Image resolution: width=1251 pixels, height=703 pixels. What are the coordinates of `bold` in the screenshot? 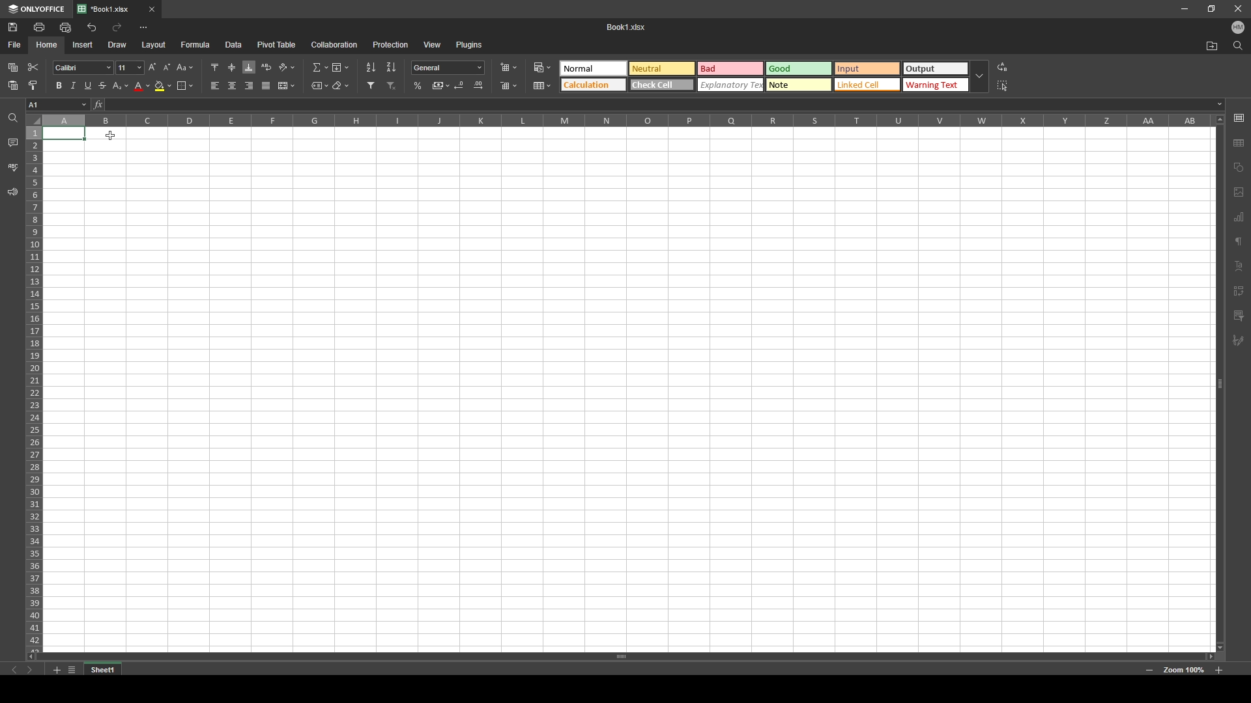 It's located at (57, 85).